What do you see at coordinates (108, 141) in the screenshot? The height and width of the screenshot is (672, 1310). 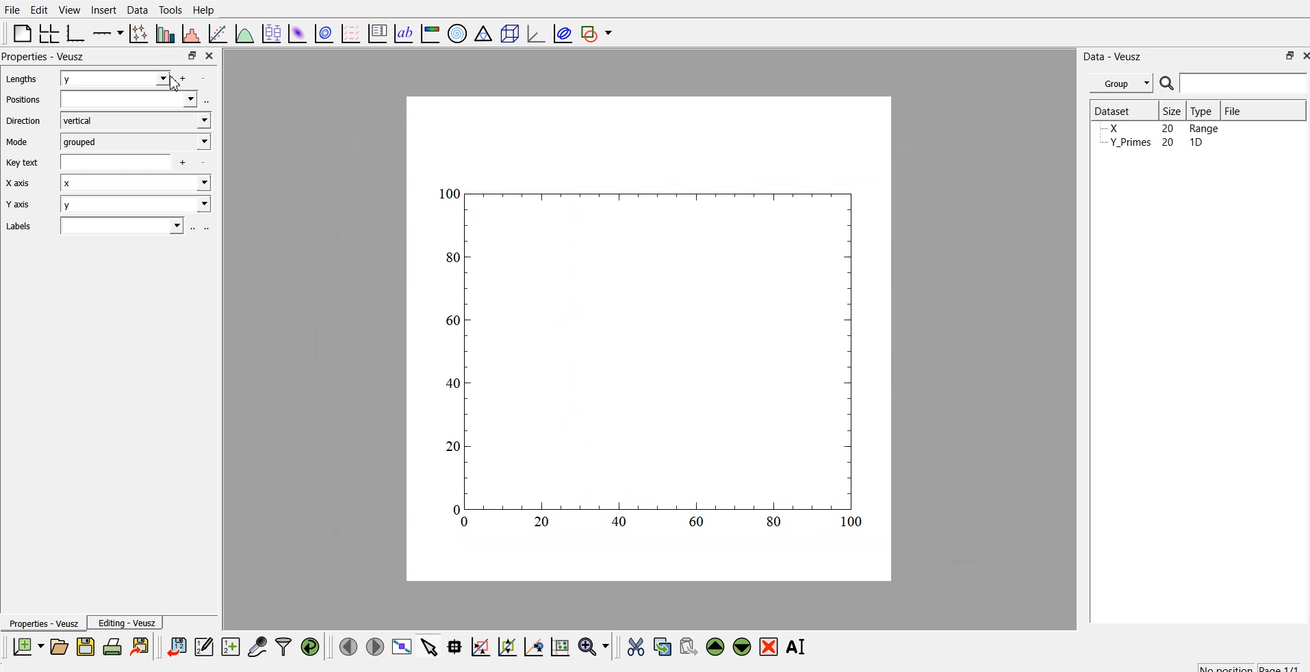 I see `Mode grouped` at bounding box center [108, 141].